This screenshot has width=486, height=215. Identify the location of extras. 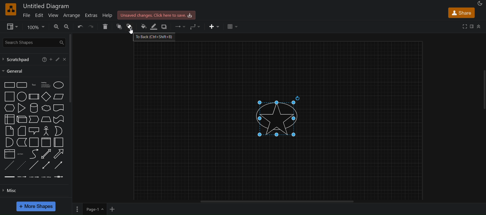
(91, 15).